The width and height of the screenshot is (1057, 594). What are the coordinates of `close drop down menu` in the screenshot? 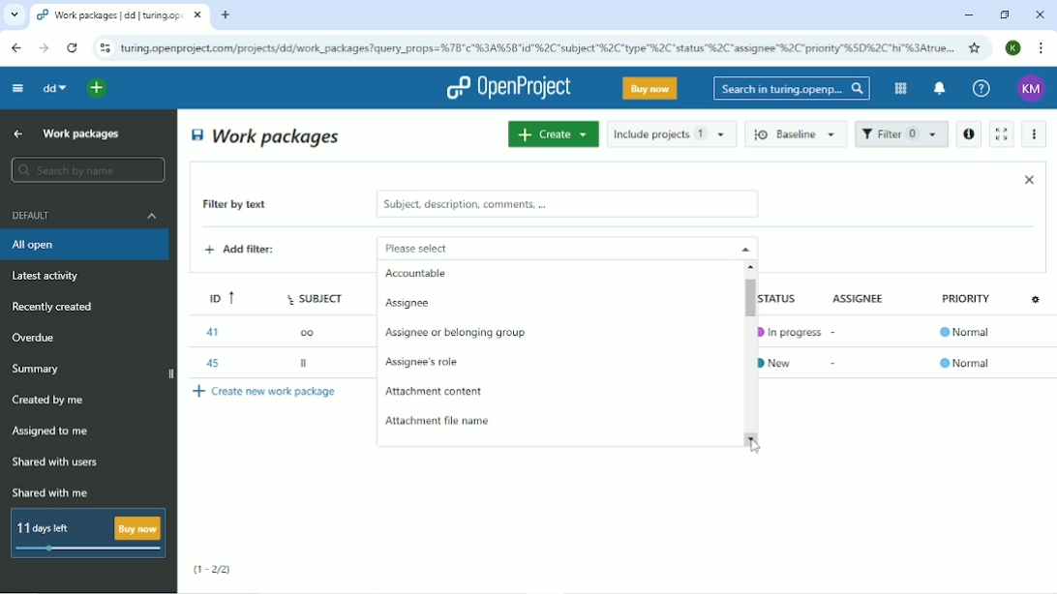 It's located at (743, 248).